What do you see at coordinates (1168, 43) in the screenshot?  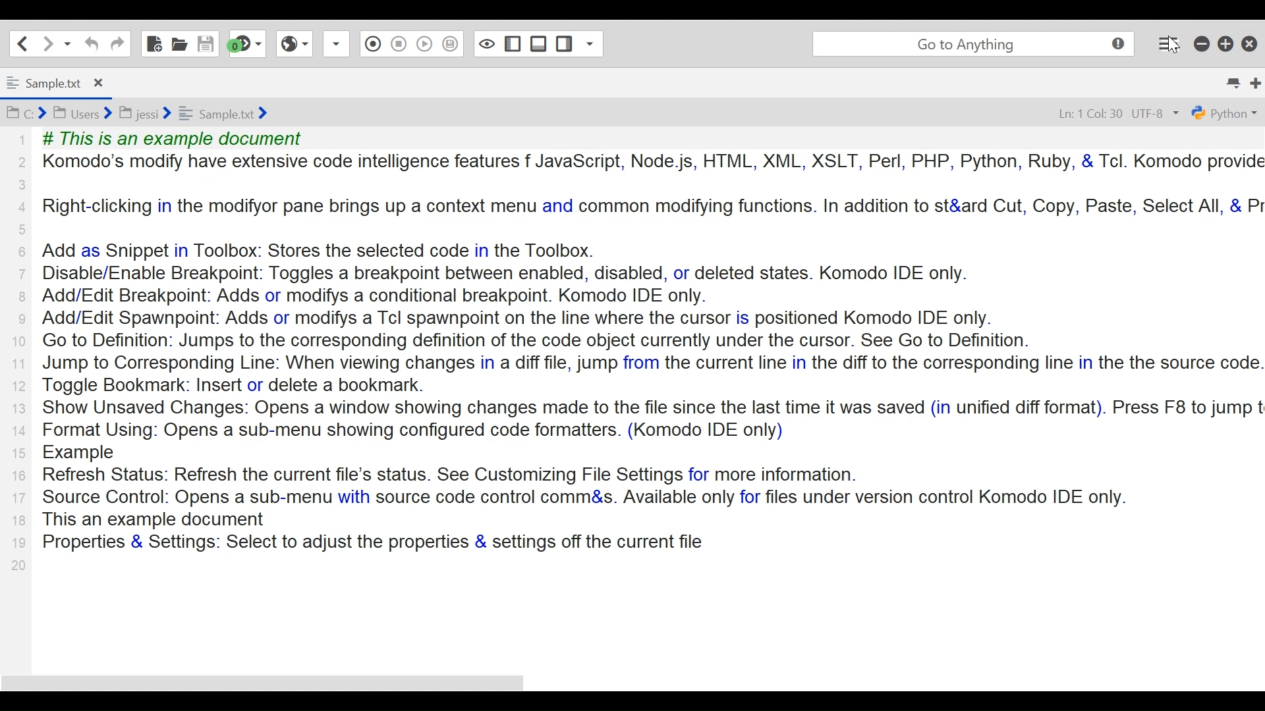 I see `Application menu` at bounding box center [1168, 43].